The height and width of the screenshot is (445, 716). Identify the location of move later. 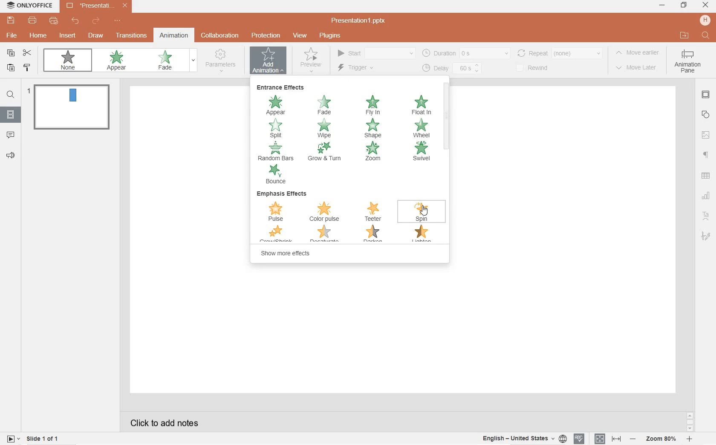
(637, 69).